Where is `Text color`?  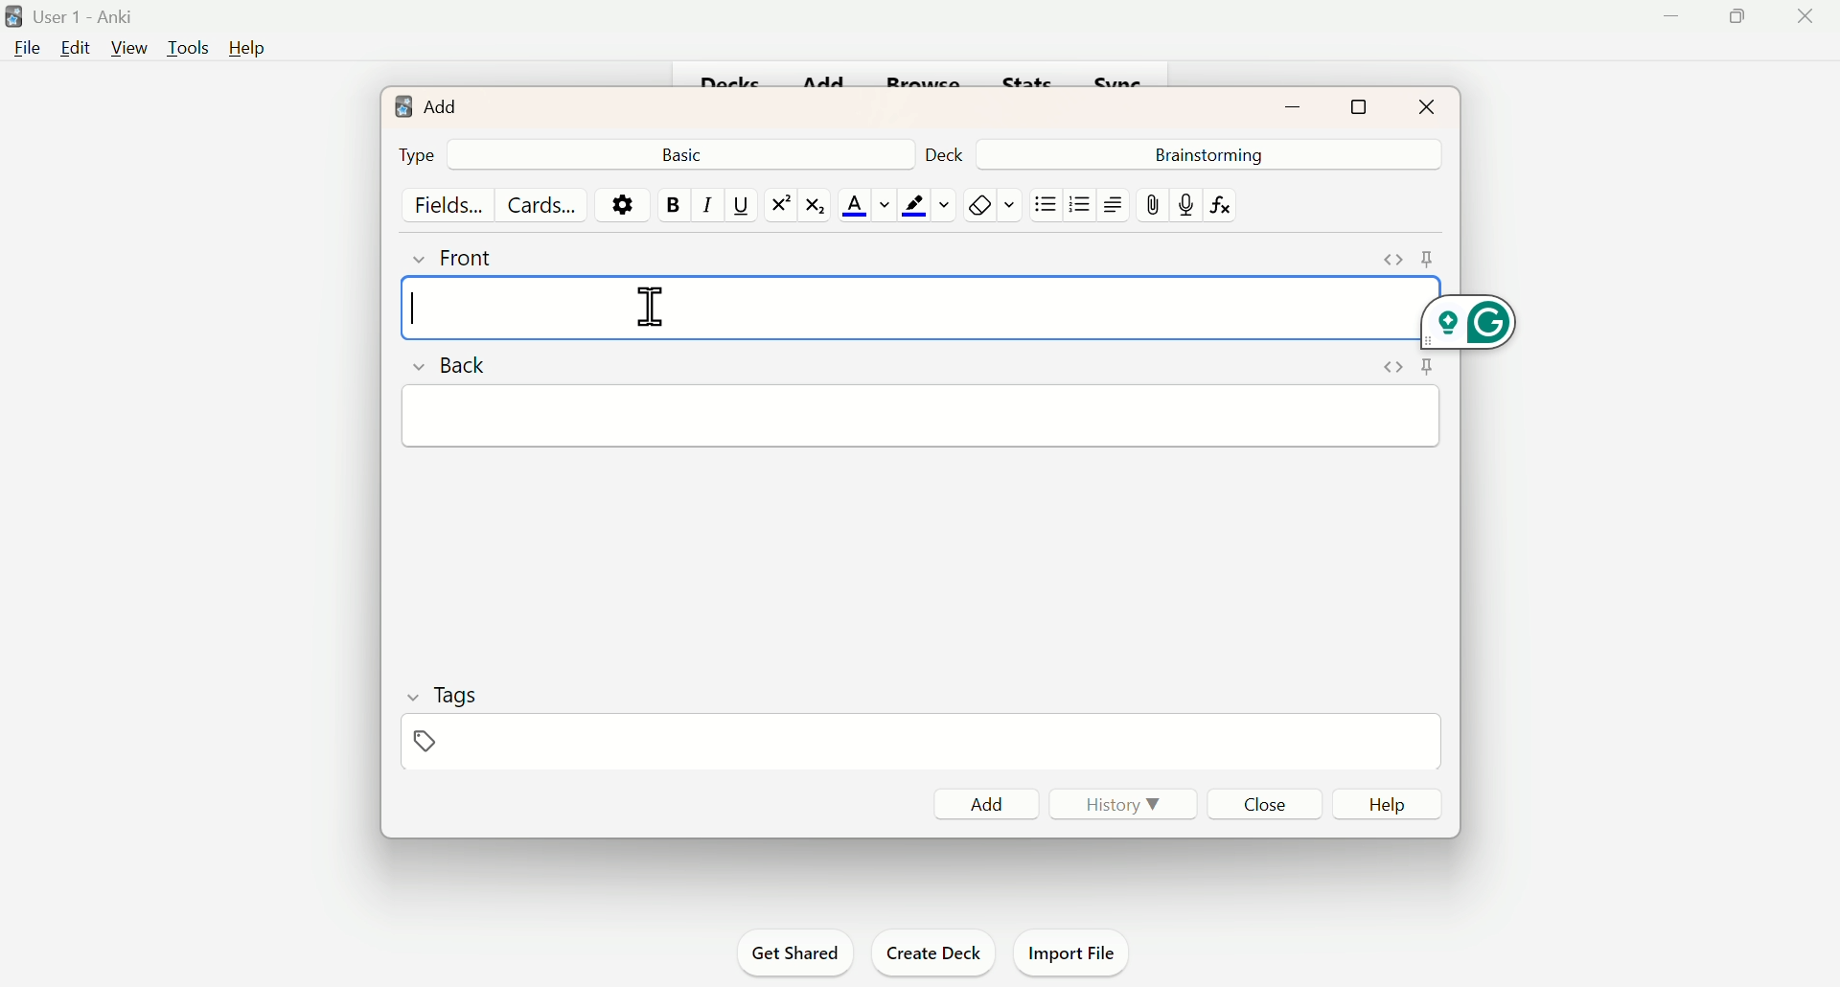 Text color is located at coordinates (866, 205).